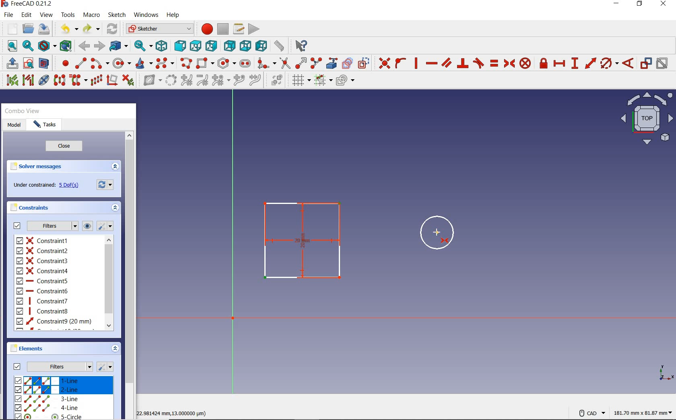 This screenshot has height=420, width=676. Describe the element at coordinates (132, 135) in the screenshot. I see `Scroll up` at that location.